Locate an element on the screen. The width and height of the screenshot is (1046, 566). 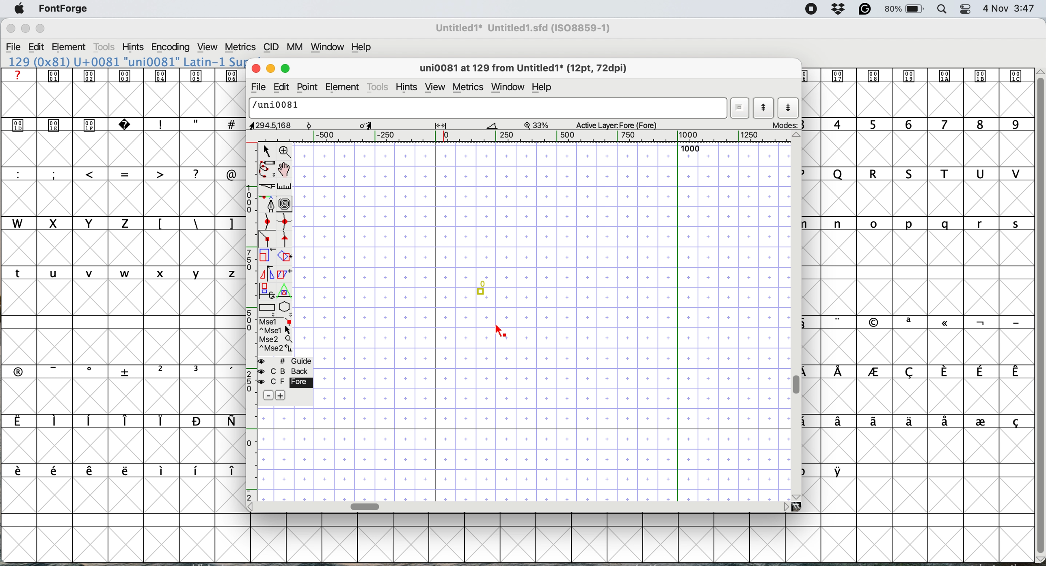
show next letter is located at coordinates (788, 107).